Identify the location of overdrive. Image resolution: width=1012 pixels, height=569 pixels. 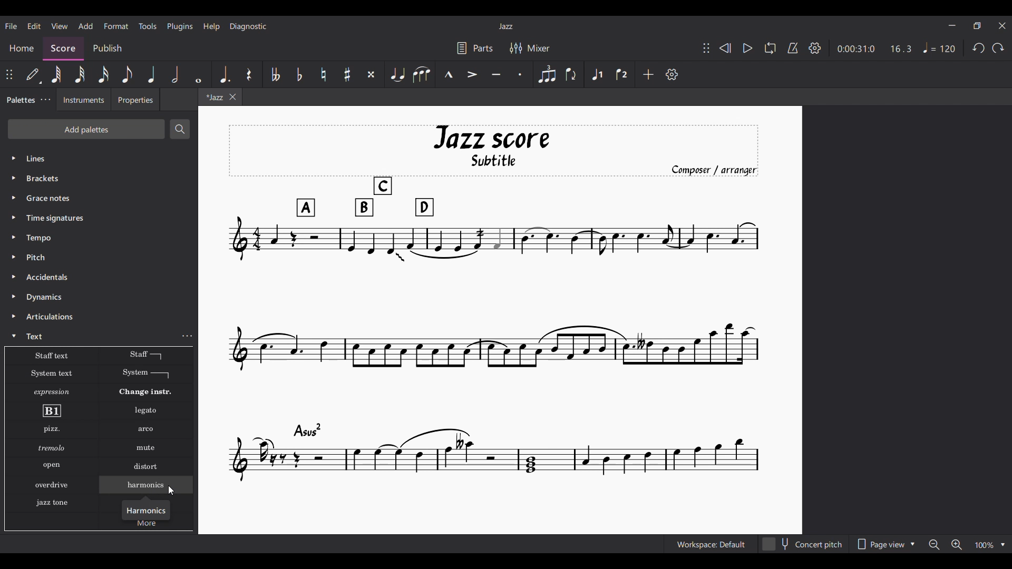
(52, 486).